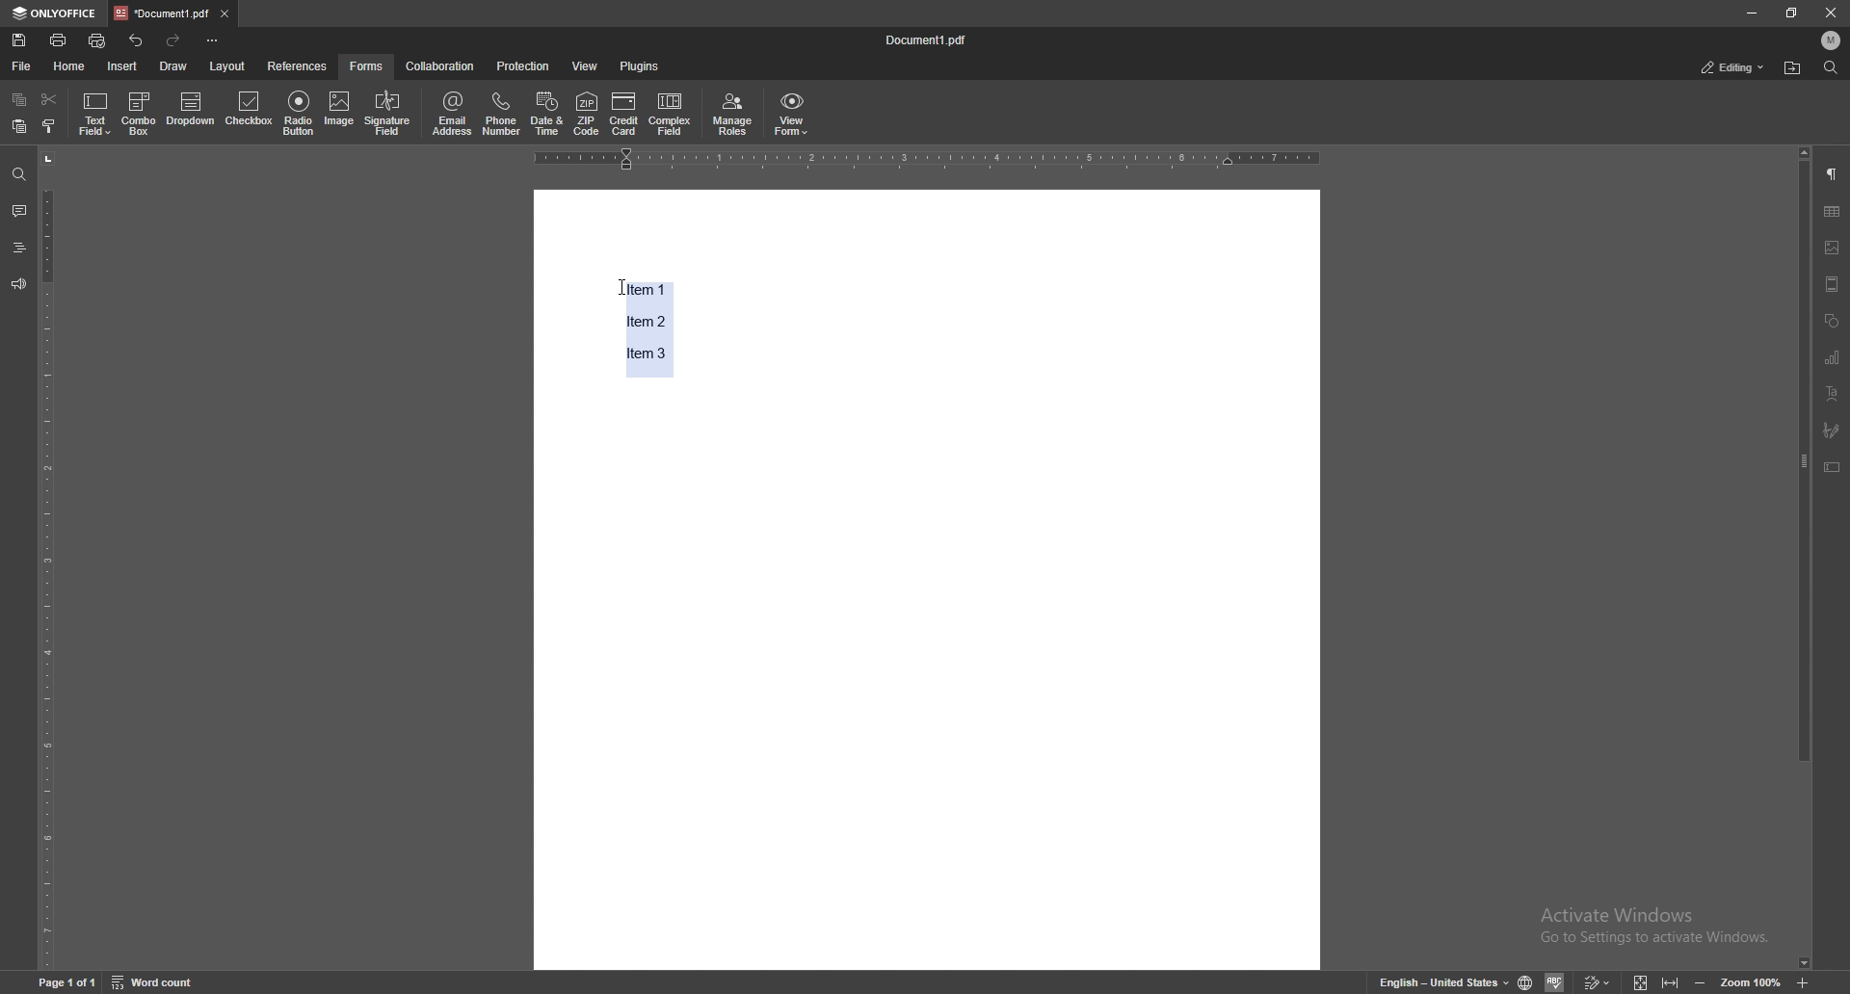  What do you see at coordinates (1526, 980) in the screenshot?
I see `change doc language` at bounding box center [1526, 980].